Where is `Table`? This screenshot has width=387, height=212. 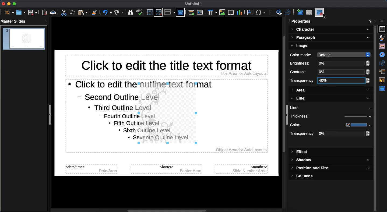 Table is located at coordinates (212, 12).